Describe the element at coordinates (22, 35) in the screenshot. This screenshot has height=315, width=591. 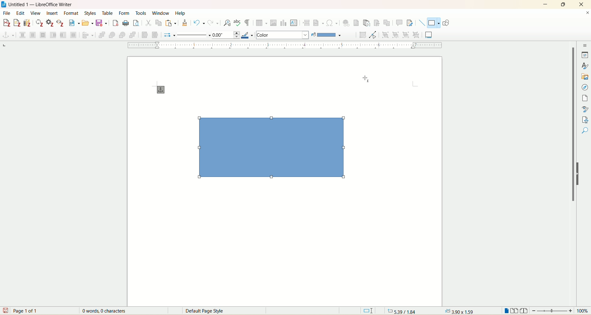
I see `none` at that location.